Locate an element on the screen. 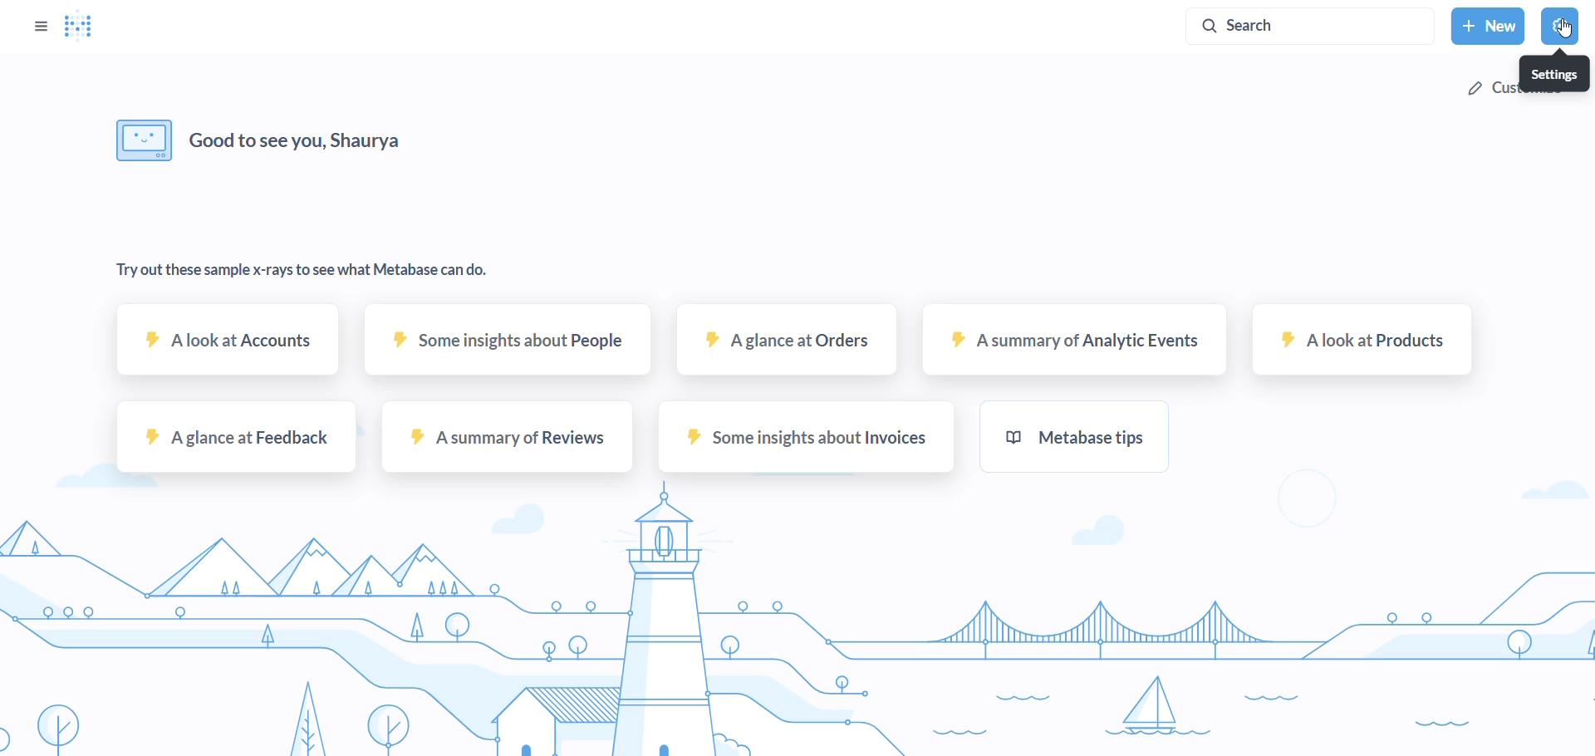 The image size is (1595, 756). Logo is located at coordinates (81, 27).